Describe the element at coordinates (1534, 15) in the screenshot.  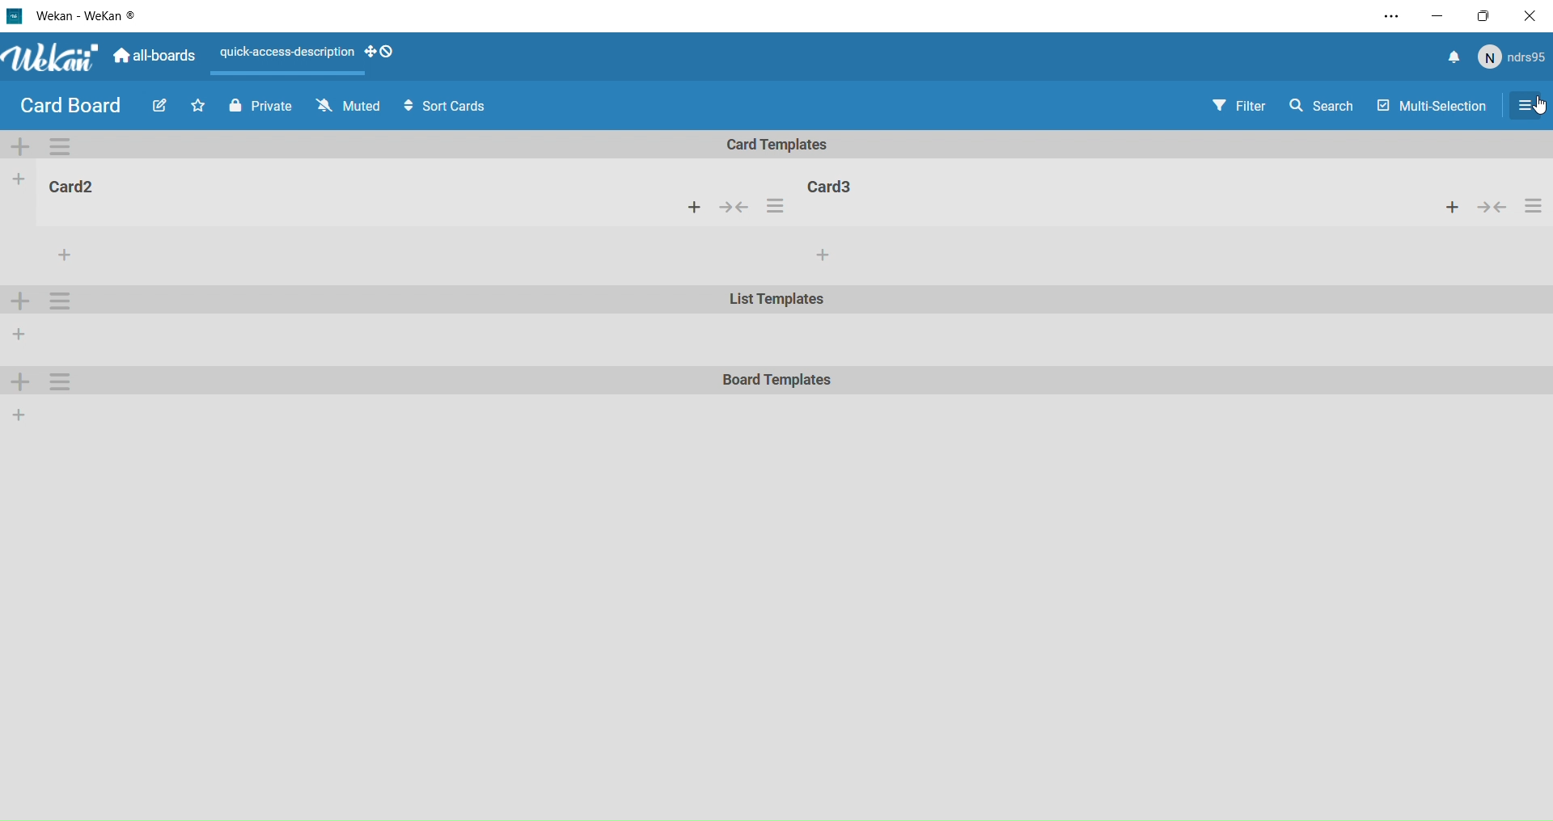
I see `close` at that location.